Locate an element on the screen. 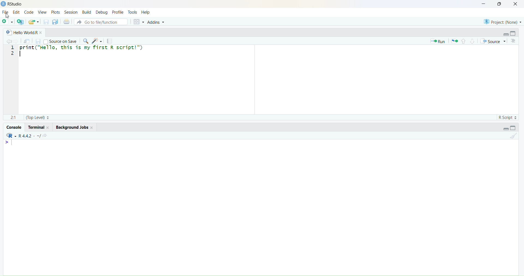  Save current document (Ctrl + S) is located at coordinates (38, 41).